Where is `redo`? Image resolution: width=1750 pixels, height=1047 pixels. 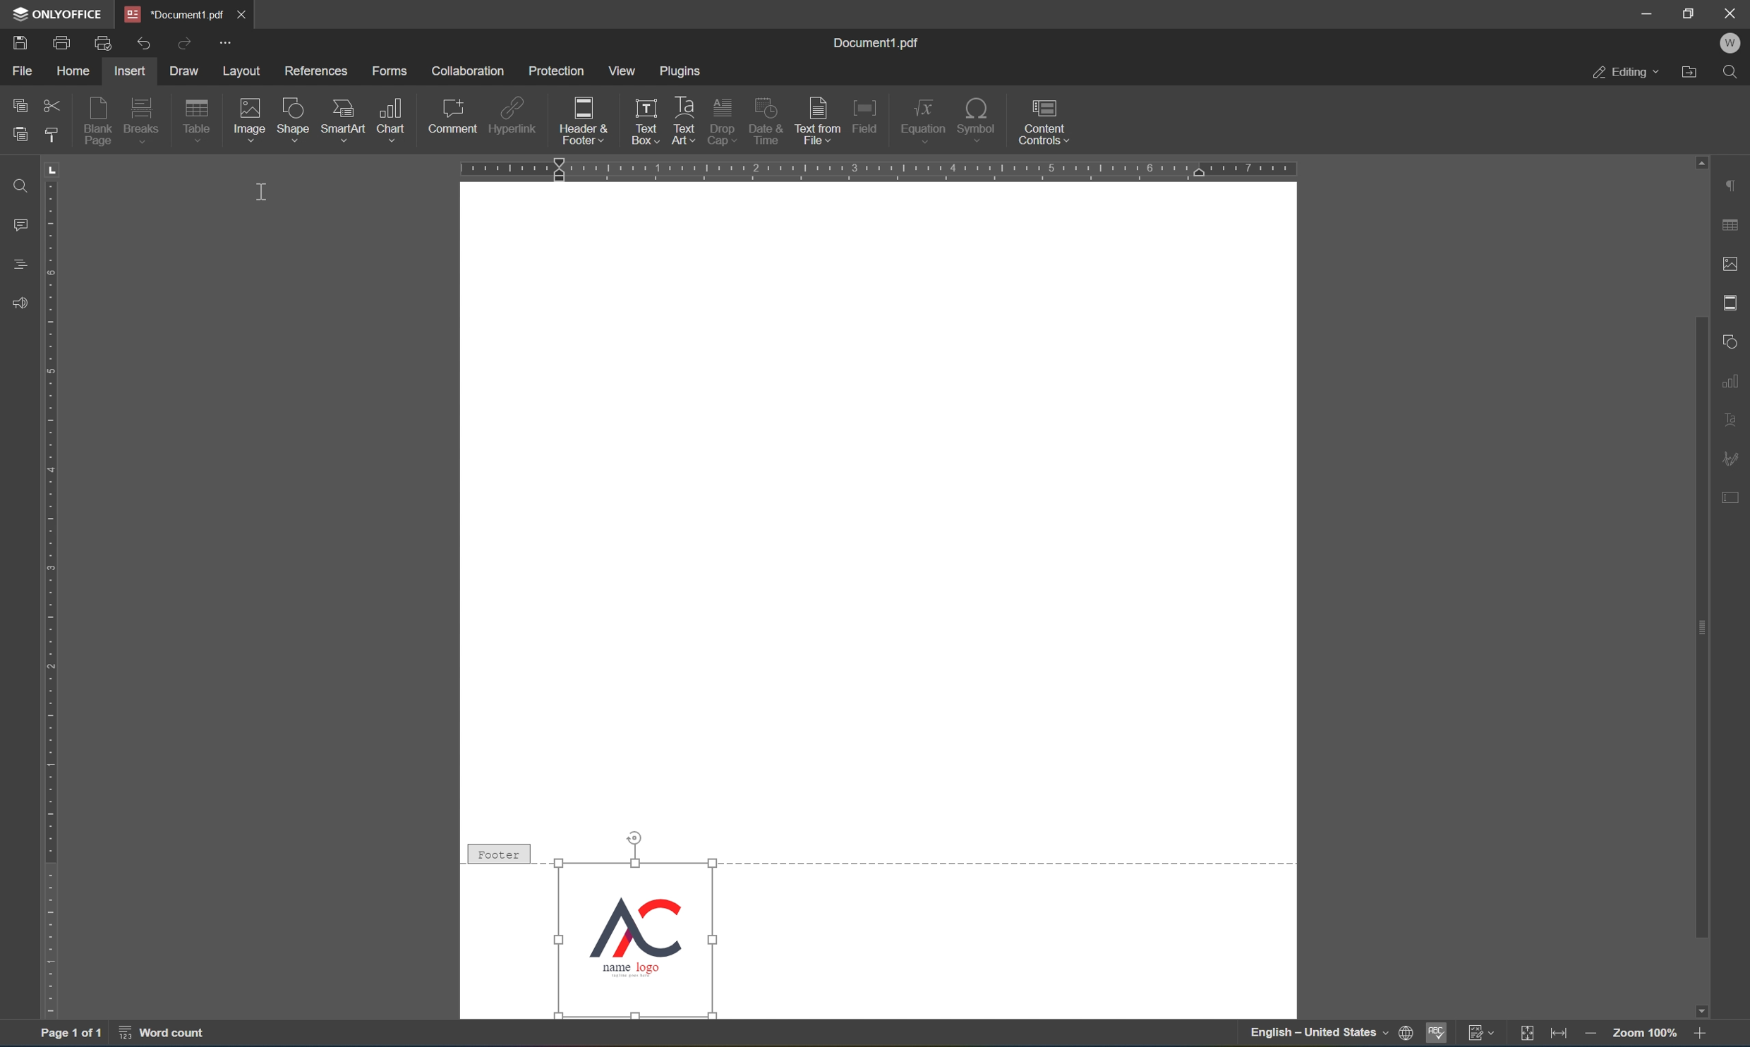
redo is located at coordinates (186, 47).